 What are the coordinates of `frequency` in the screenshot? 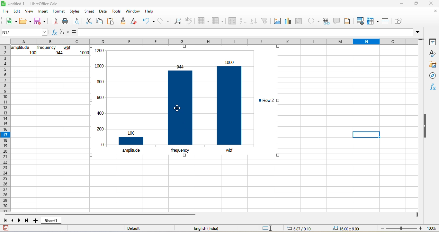 It's located at (47, 48).